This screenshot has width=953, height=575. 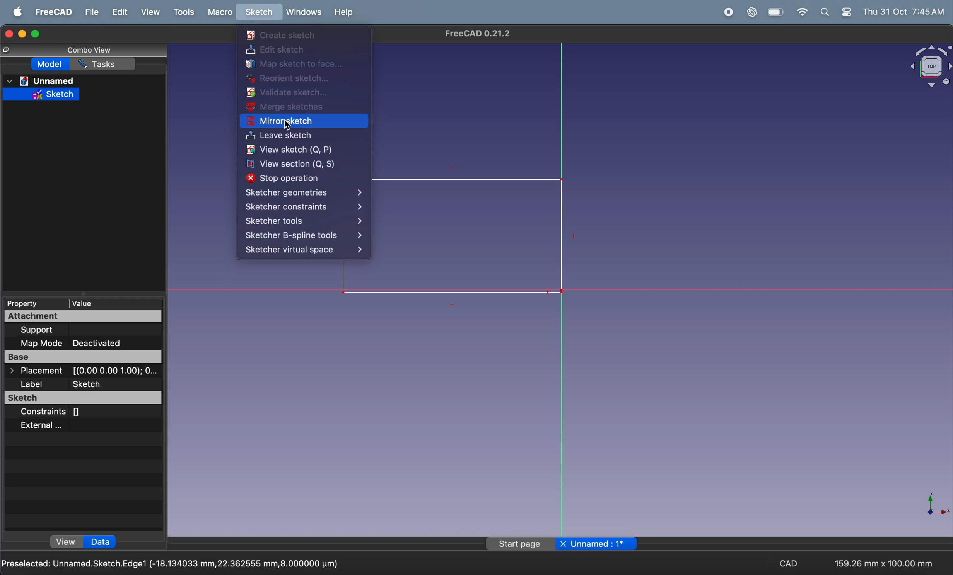 What do you see at coordinates (55, 11) in the screenshot?
I see `freecad` at bounding box center [55, 11].